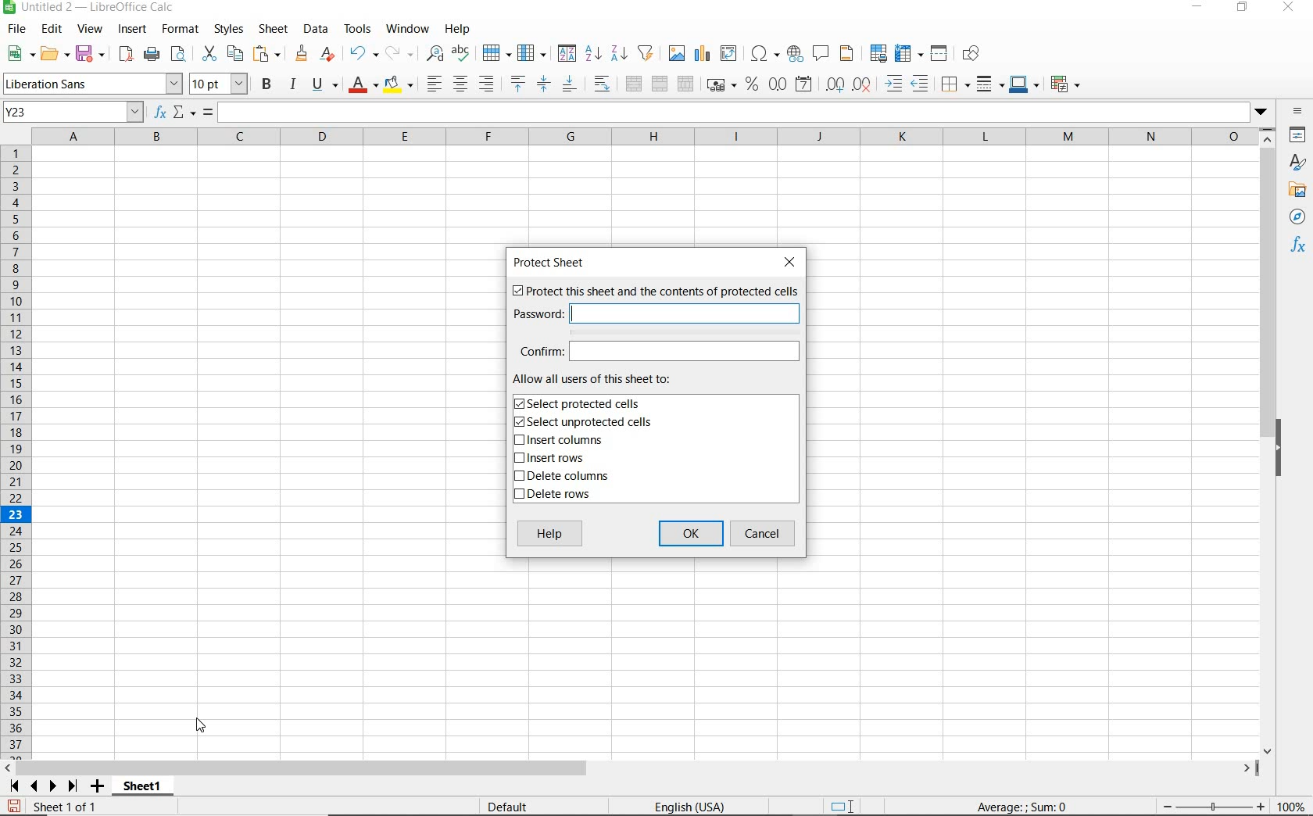 This screenshot has height=816, width=1313. Describe the element at coordinates (141, 784) in the screenshot. I see `sheet 1` at that location.